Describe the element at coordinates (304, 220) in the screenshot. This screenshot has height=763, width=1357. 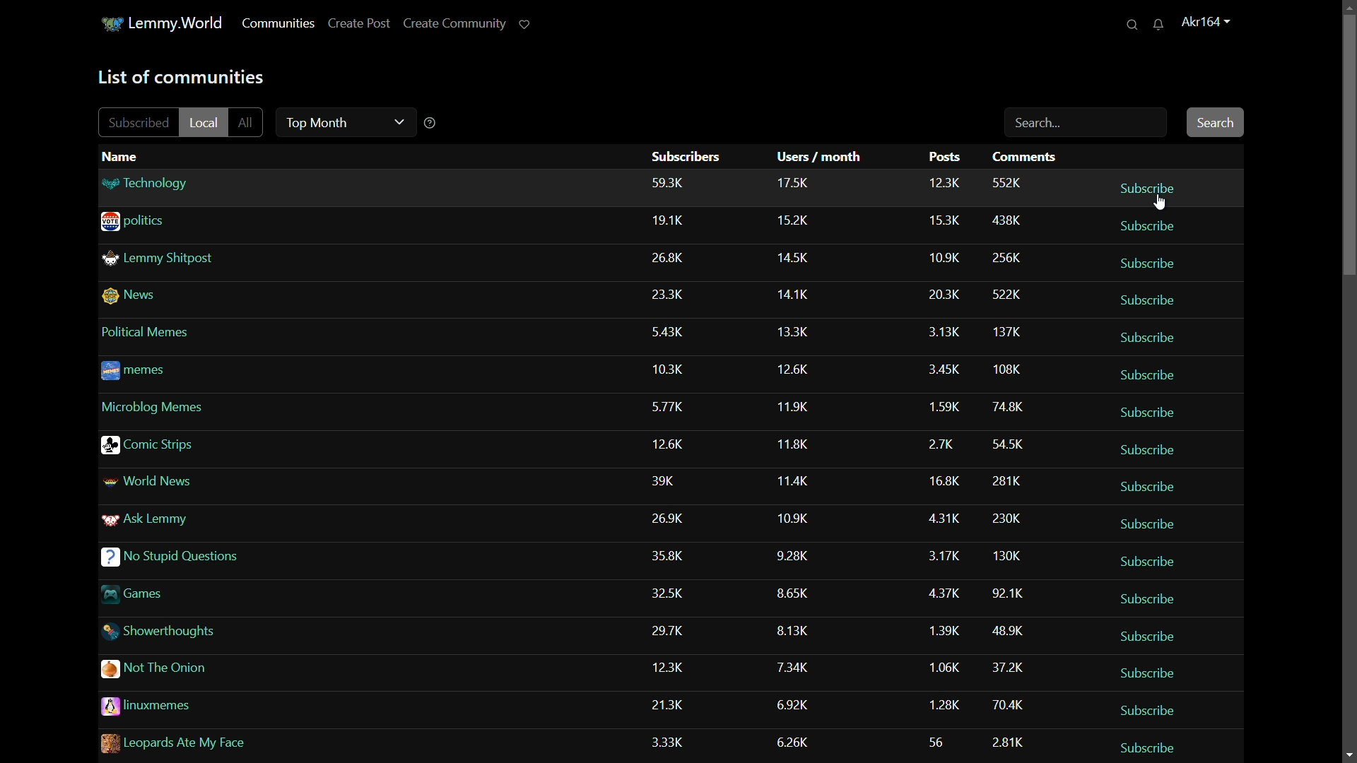
I see `communities name` at that location.